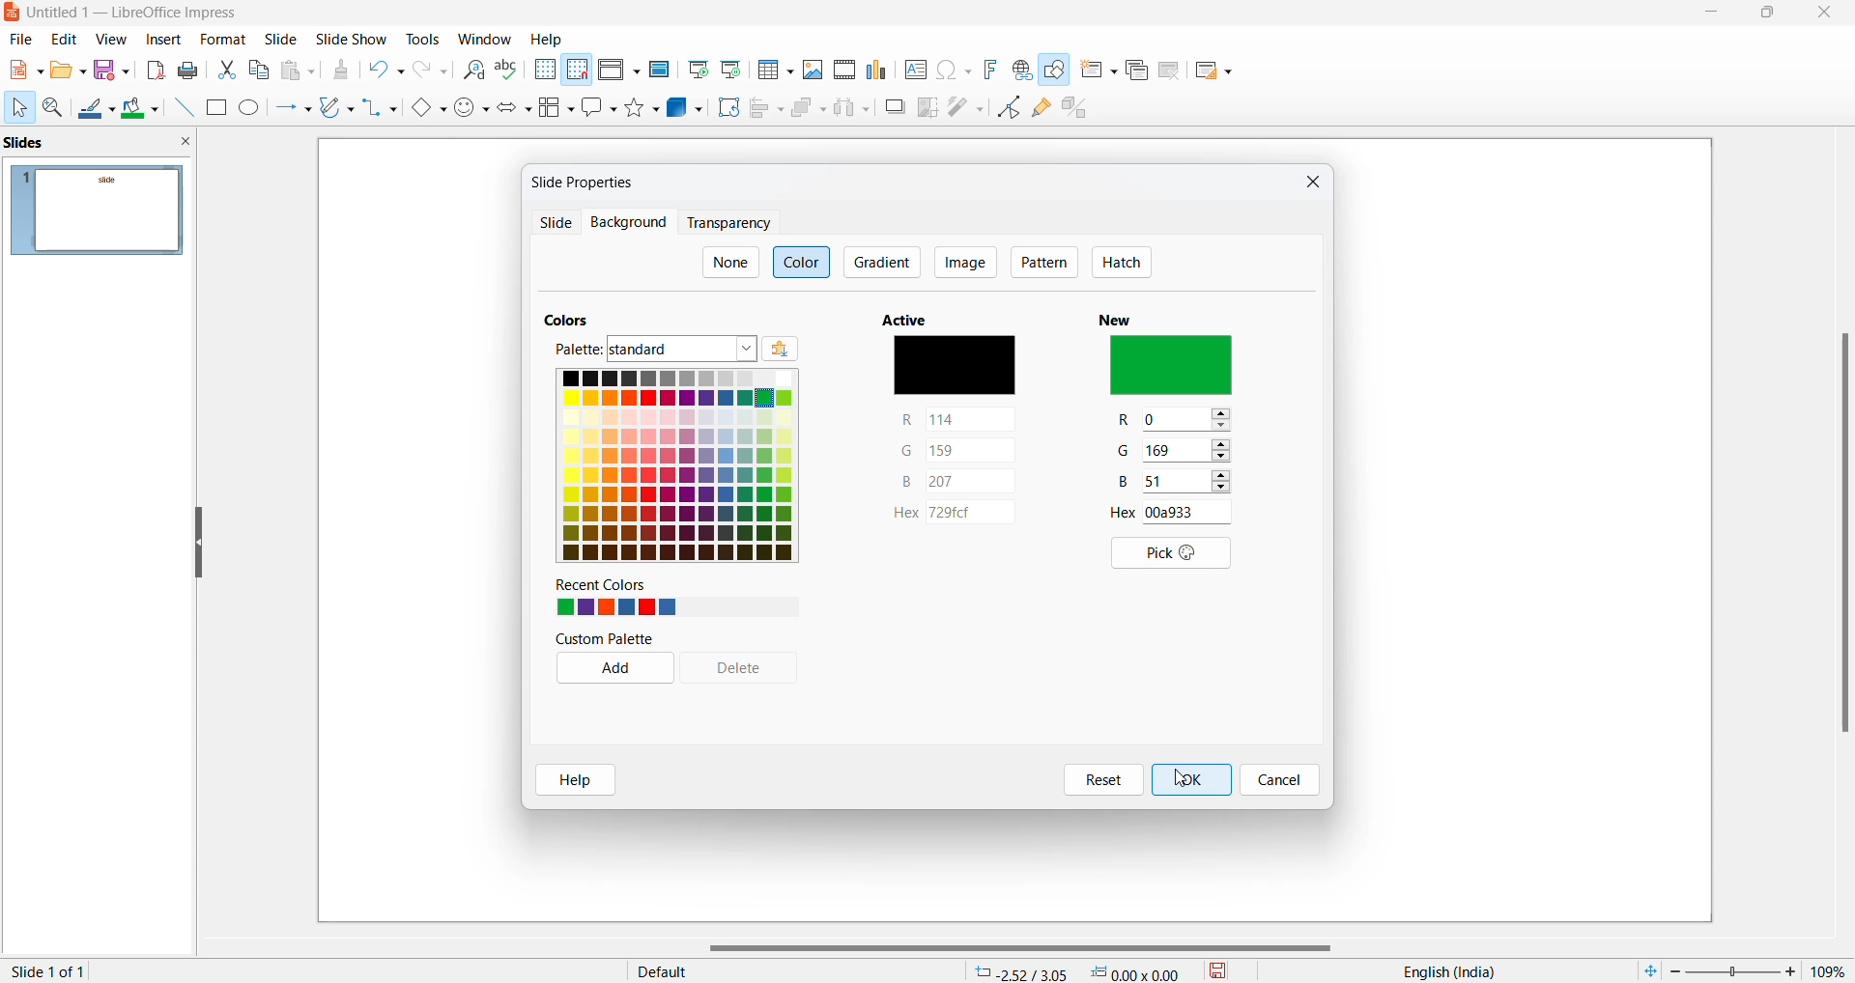  I want to click on shapes, so click(644, 107).